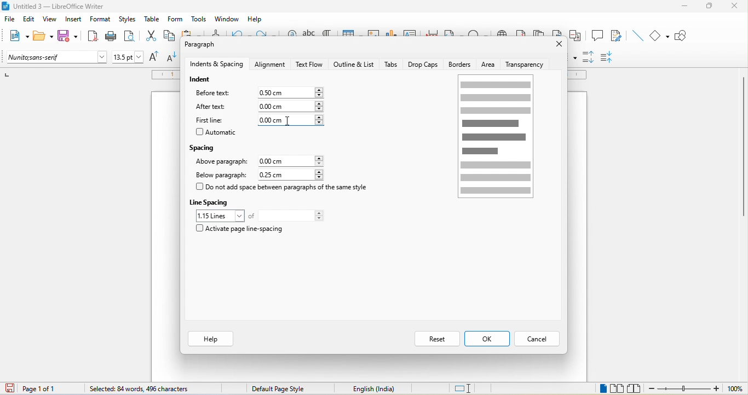  What do you see at coordinates (459, 65) in the screenshot?
I see `borders` at bounding box center [459, 65].